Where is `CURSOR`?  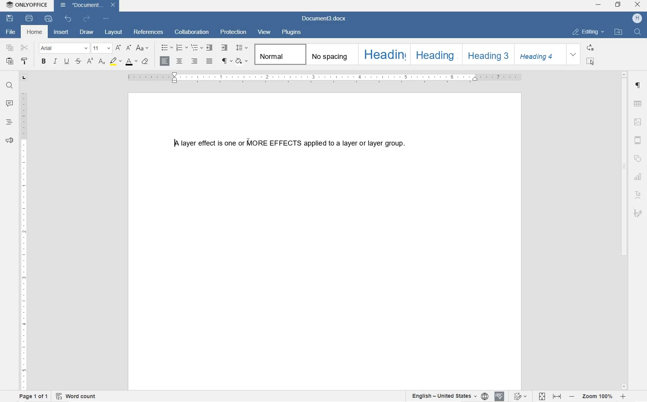
CURSOR is located at coordinates (248, 142).